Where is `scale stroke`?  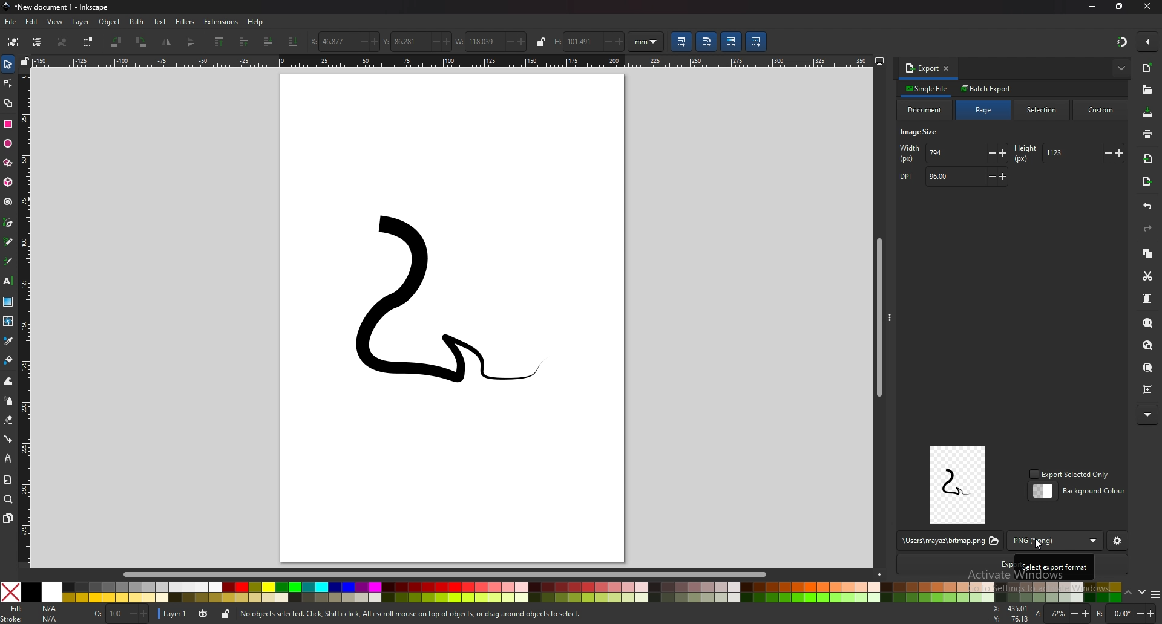 scale stroke is located at coordinates (680, 41).